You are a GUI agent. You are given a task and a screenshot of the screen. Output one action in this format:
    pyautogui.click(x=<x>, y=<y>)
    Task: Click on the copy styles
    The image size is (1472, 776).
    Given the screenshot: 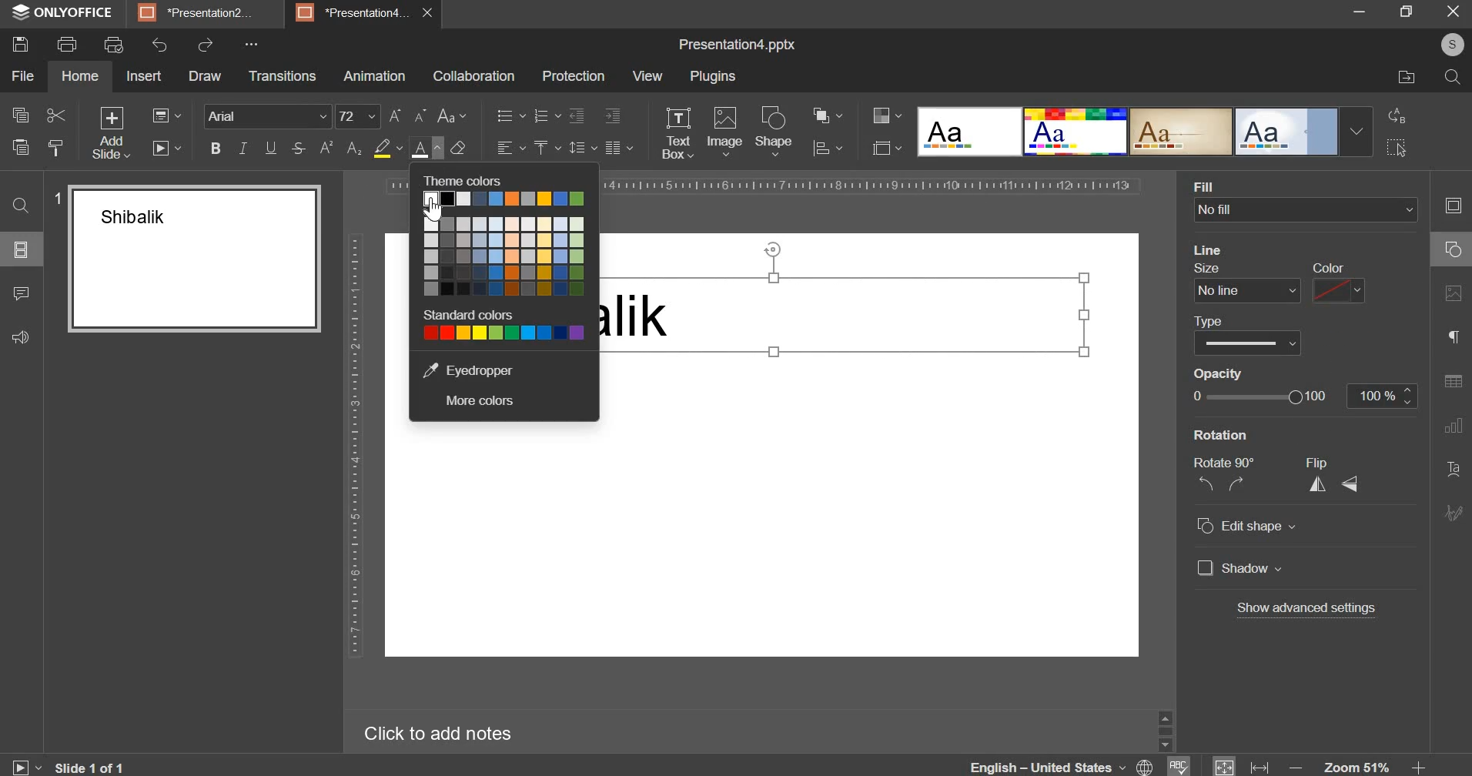 What is the action you would take?
    pyautogui.click(x=56, y=148)
    